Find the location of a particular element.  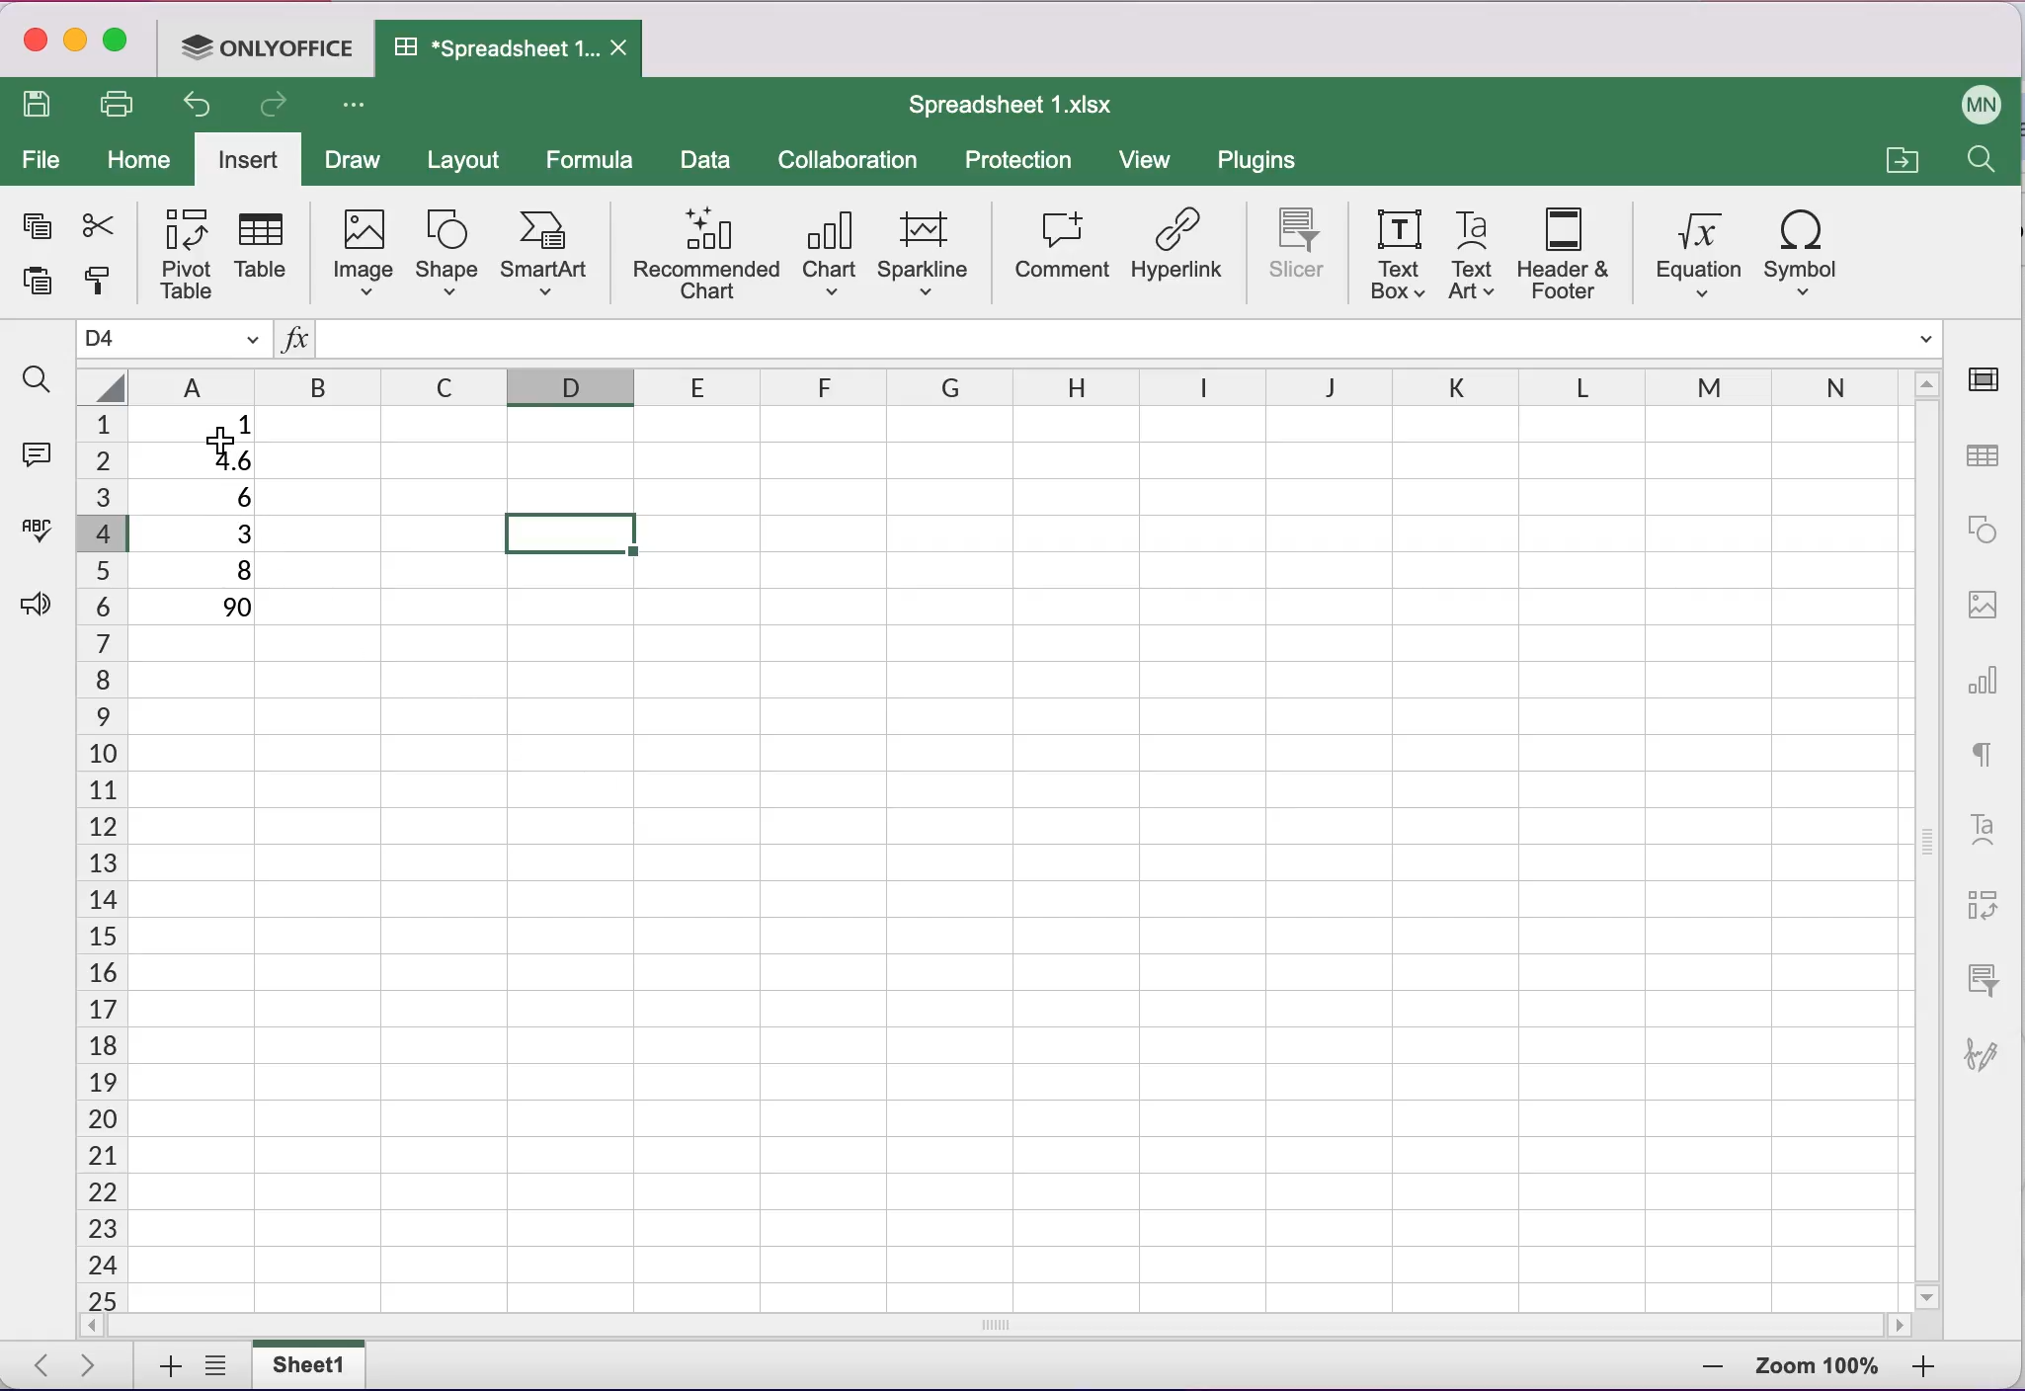

find is located at coordinates (37, 382).